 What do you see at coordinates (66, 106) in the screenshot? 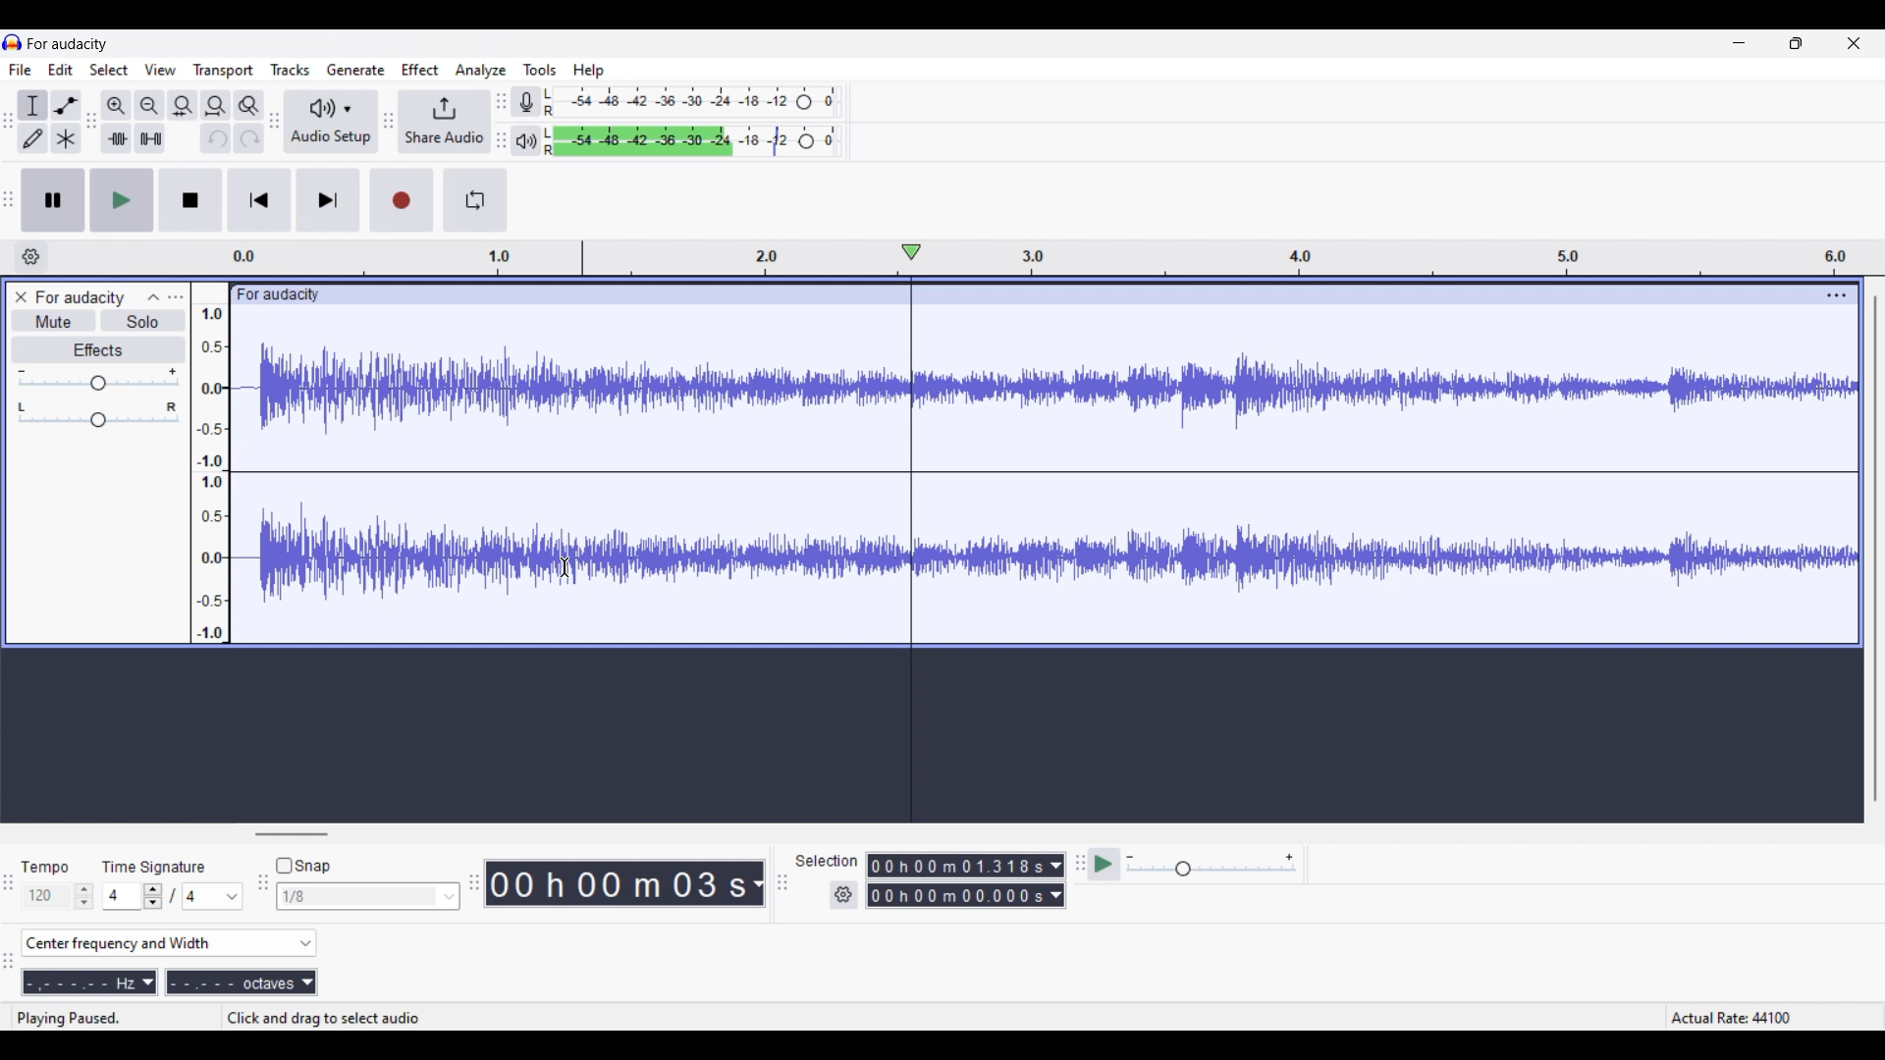
I see `Envelop tool` at bounding box center [66, 106].